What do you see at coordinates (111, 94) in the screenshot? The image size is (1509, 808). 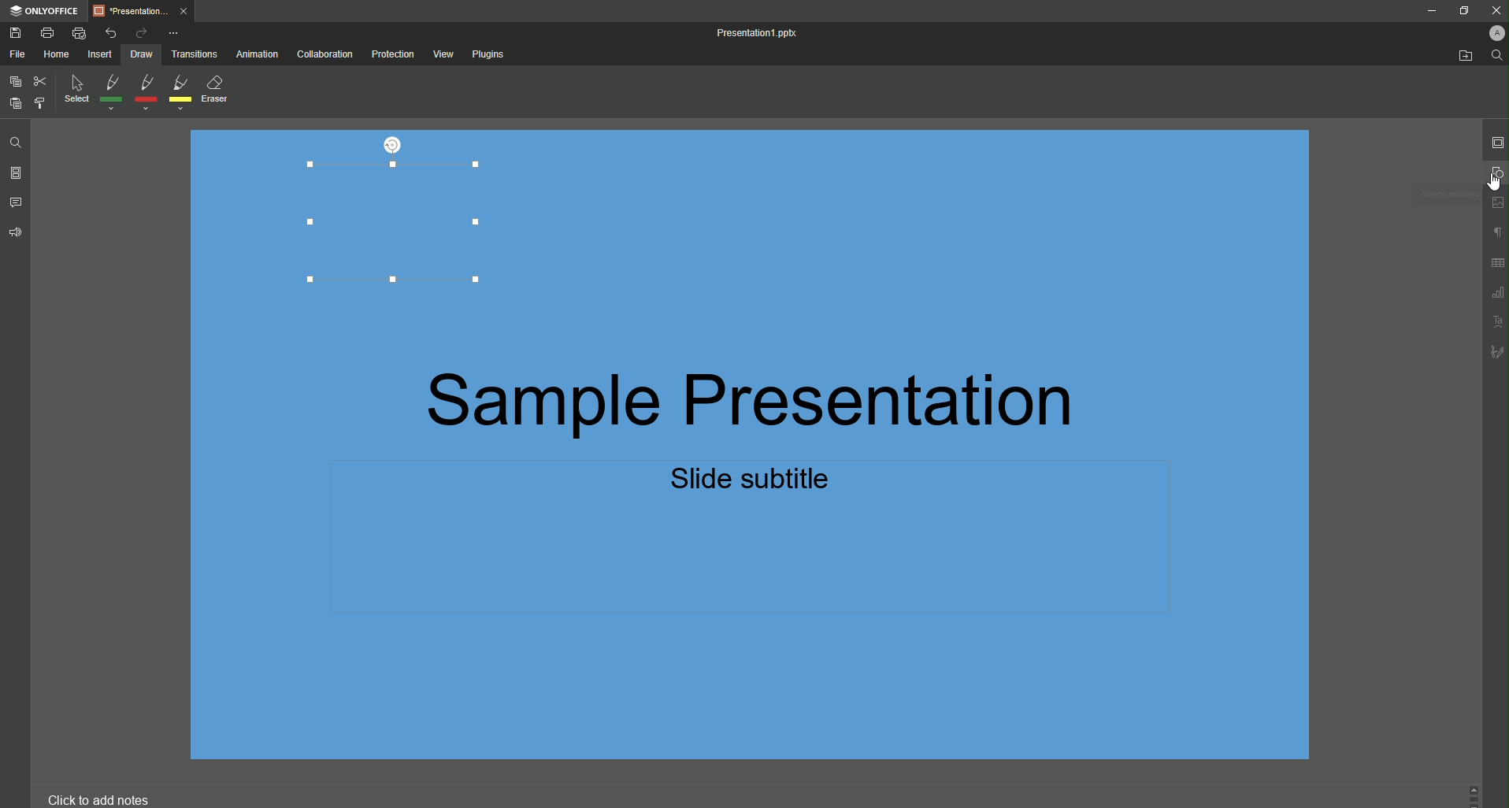 I see `Green` at bounding box center [111, 94].